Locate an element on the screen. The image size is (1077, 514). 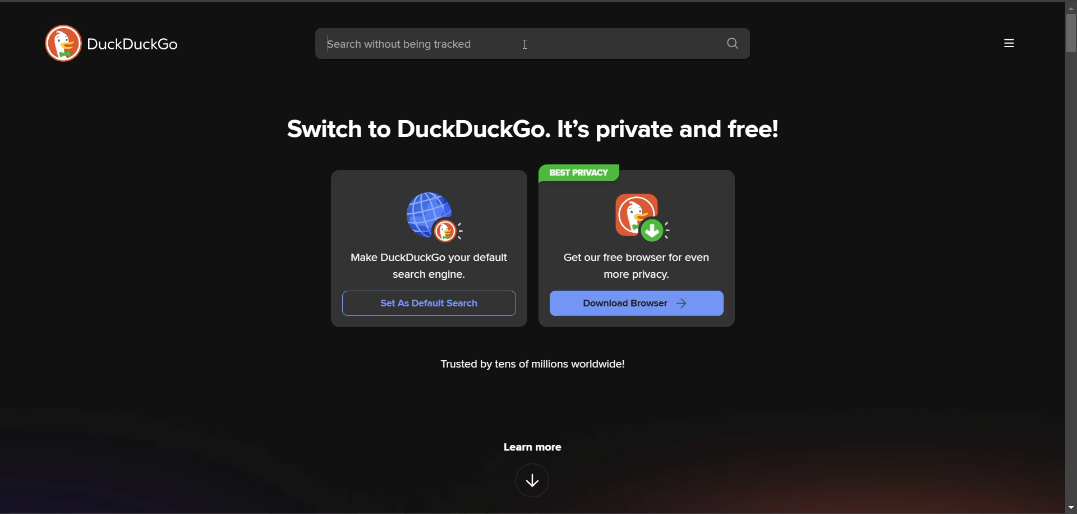
vertical scroll bar is located at coordinates (1061, 39).